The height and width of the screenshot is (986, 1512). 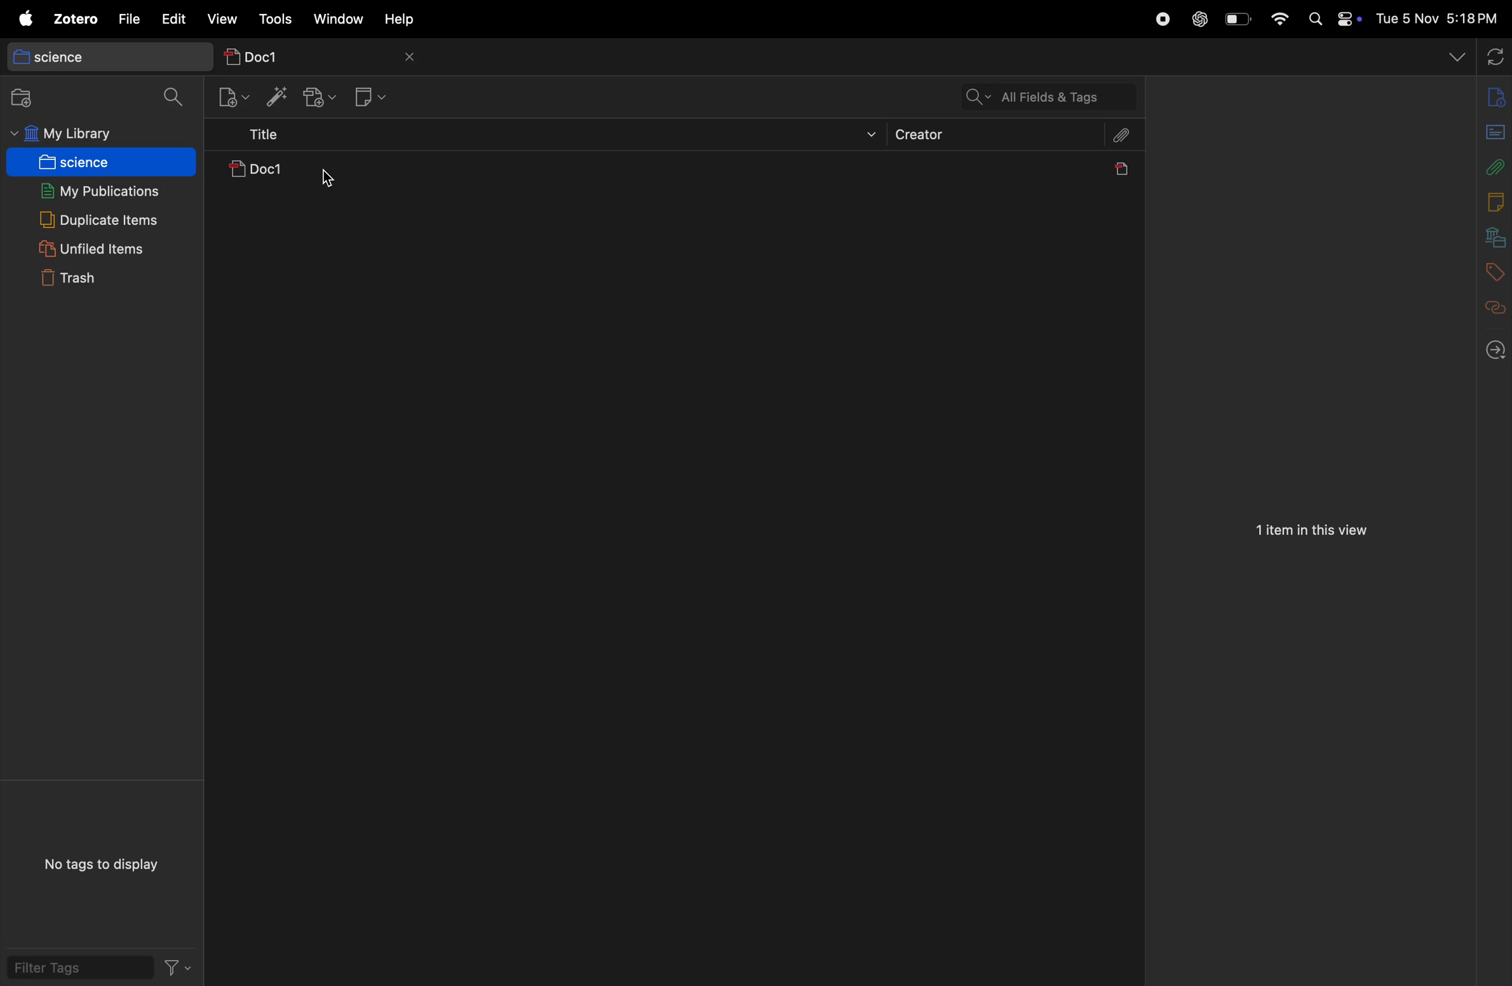 I want to click on file, so click(x=129, y=18).